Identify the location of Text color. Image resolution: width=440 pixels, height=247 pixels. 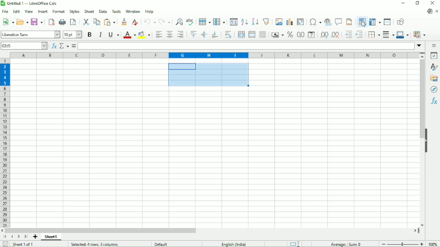
(129, 35).